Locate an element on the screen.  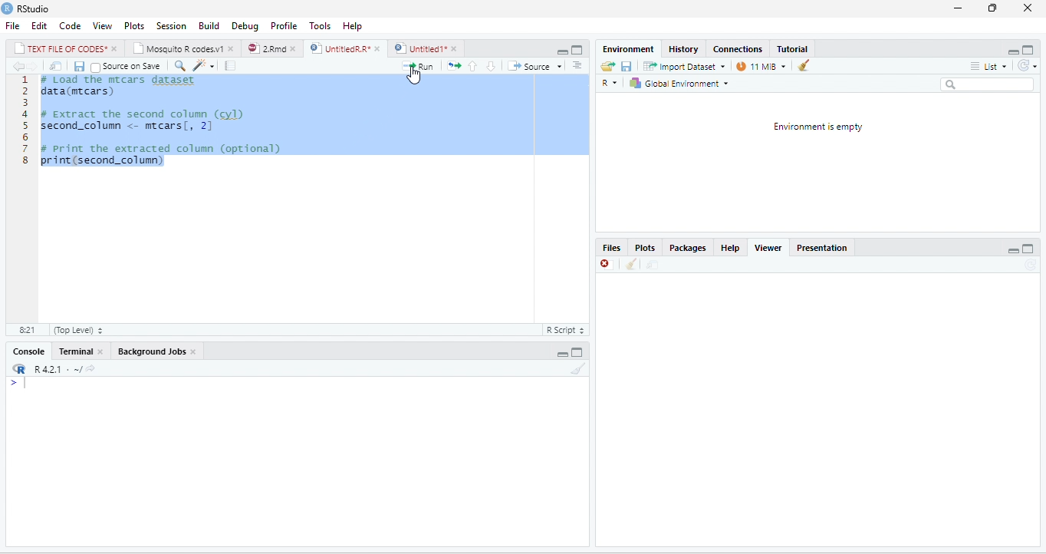
RStudio is located at coordinates (38, 9).